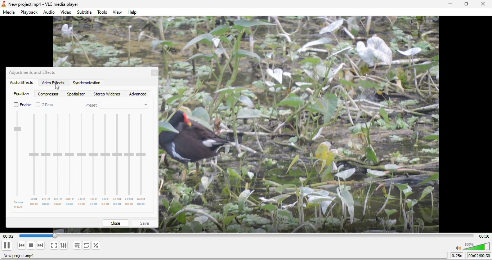  Describe the element at coordinates (21, 105) in the screenshot. I see `Enable` at that location.